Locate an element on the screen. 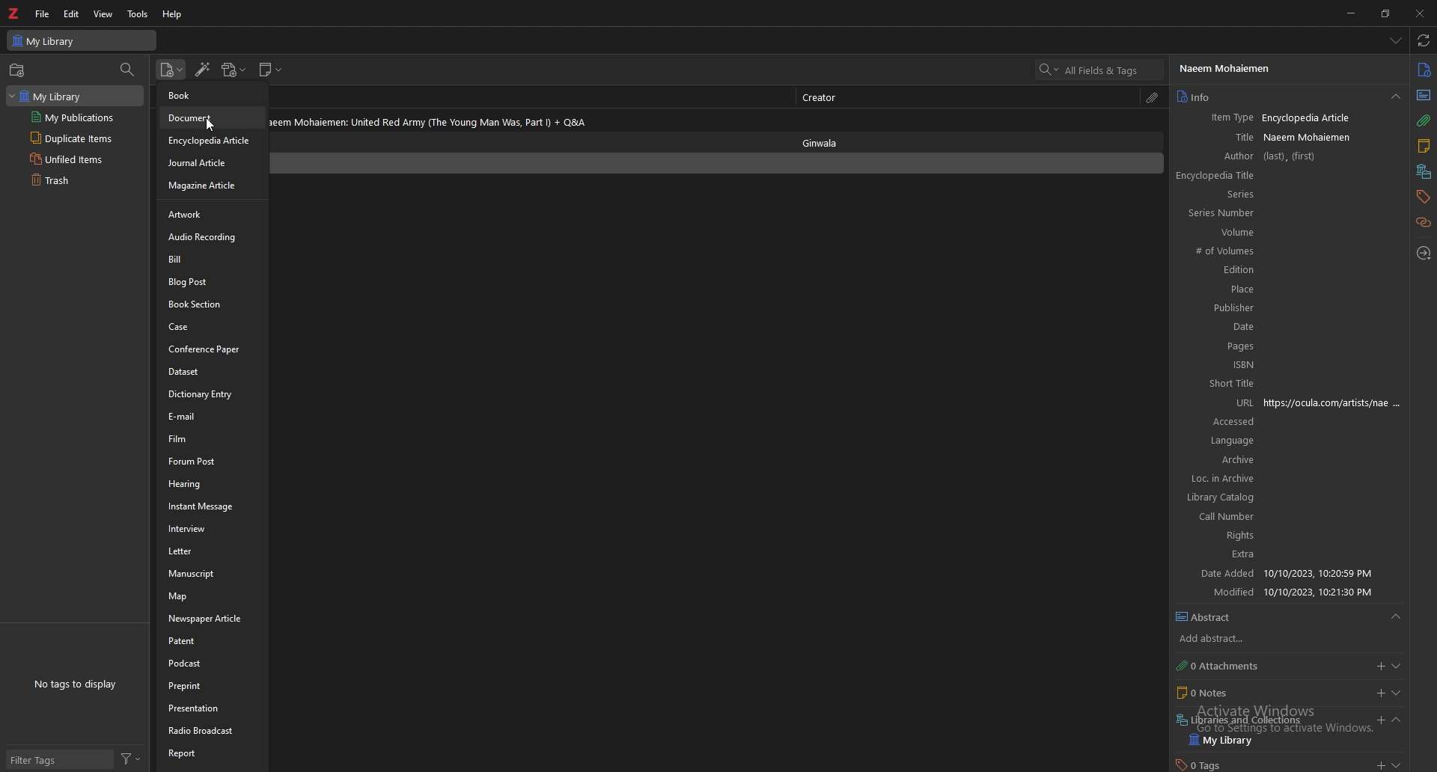  preprint is located at coordinates (210, 685).